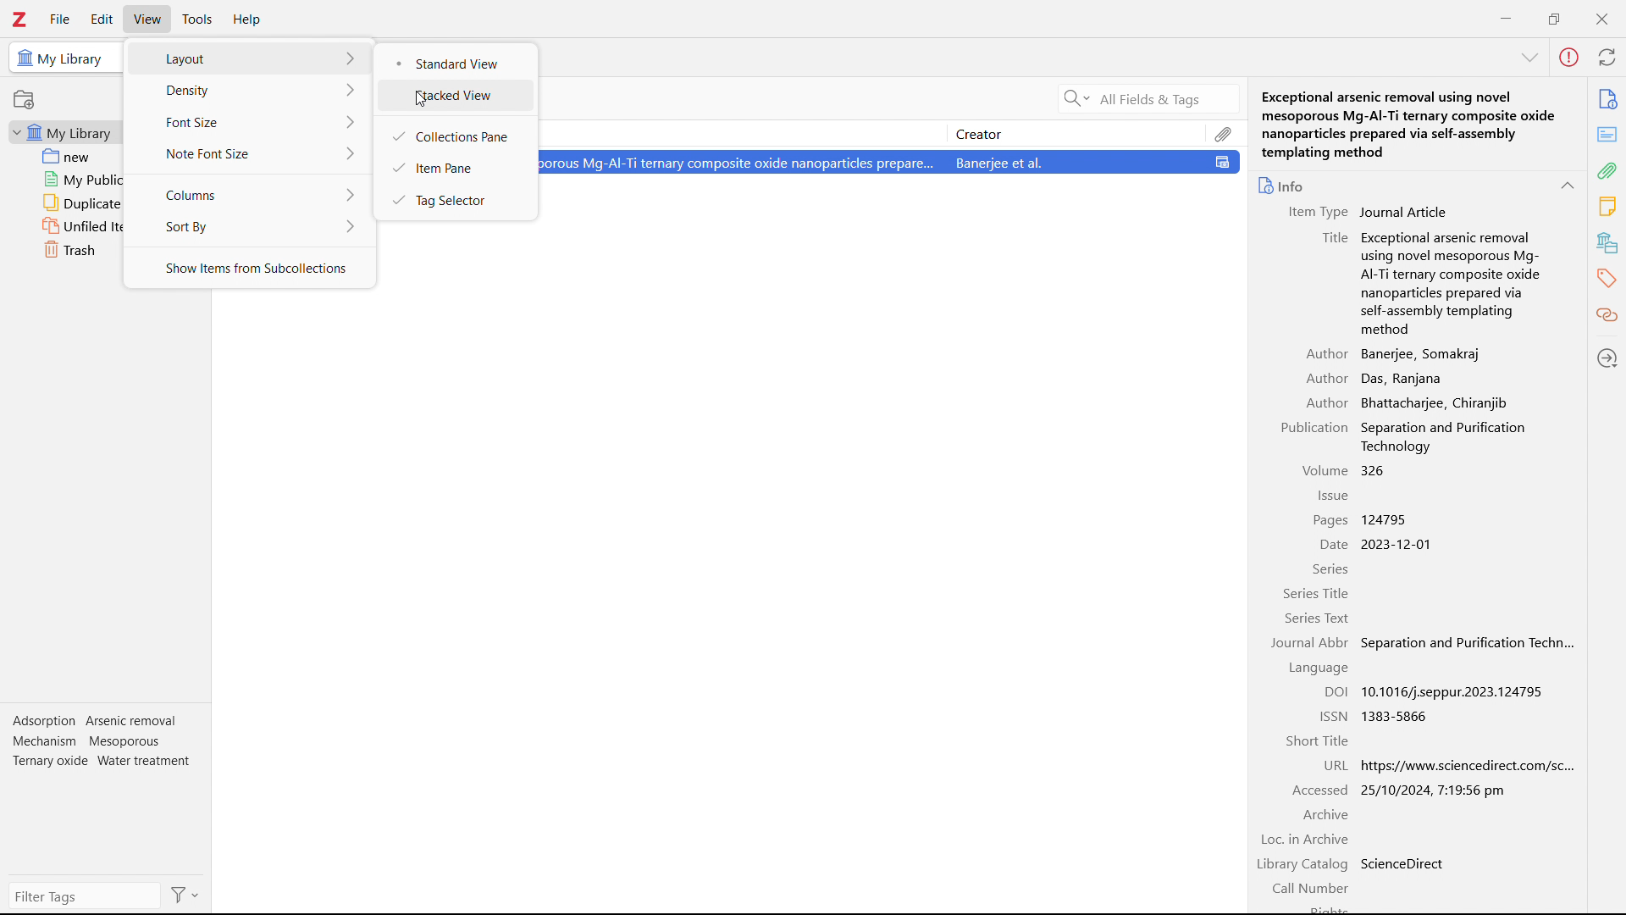 The height and width of the screenshot is (915, 1626). I want to click on Author, so click(1325, 379).